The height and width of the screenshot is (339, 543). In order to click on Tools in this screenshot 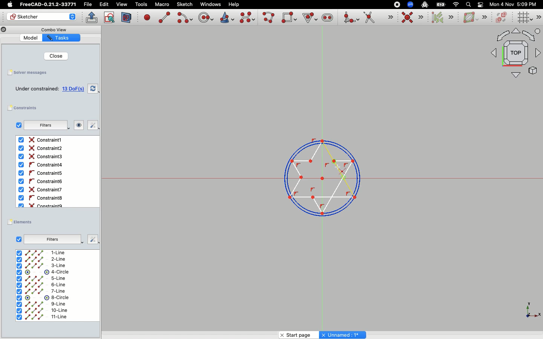, I will do `click(141, 5)`.